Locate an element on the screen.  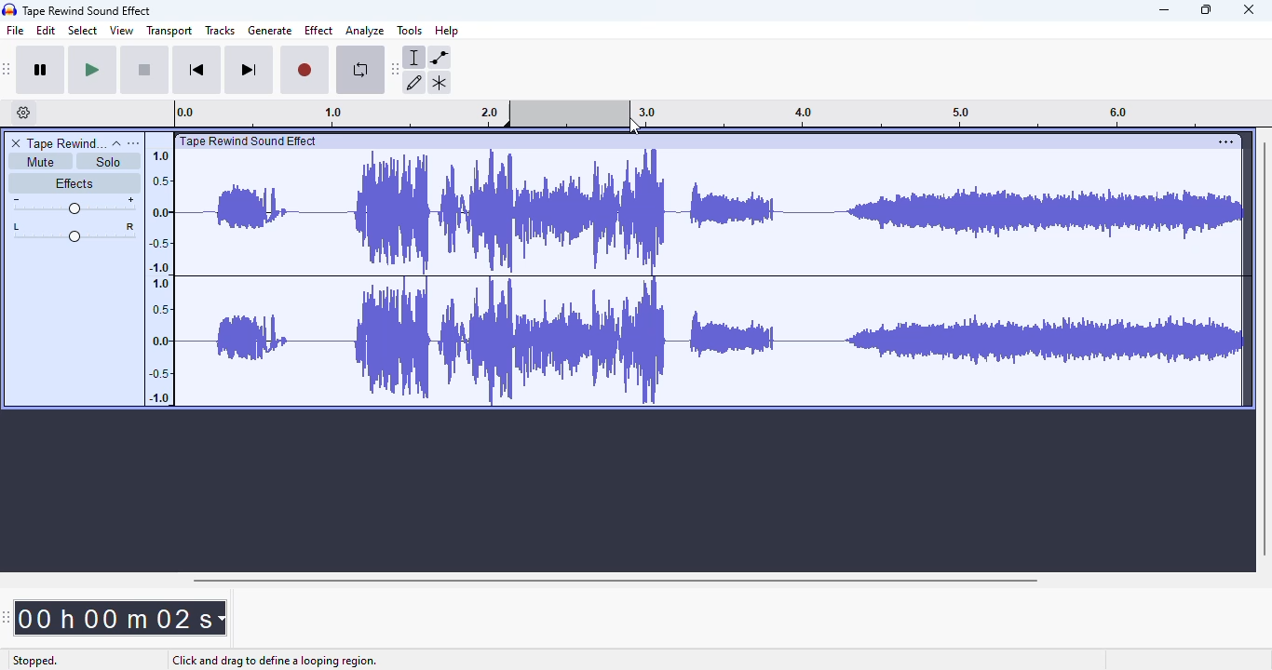
pause is located at coordinates (43, 70).